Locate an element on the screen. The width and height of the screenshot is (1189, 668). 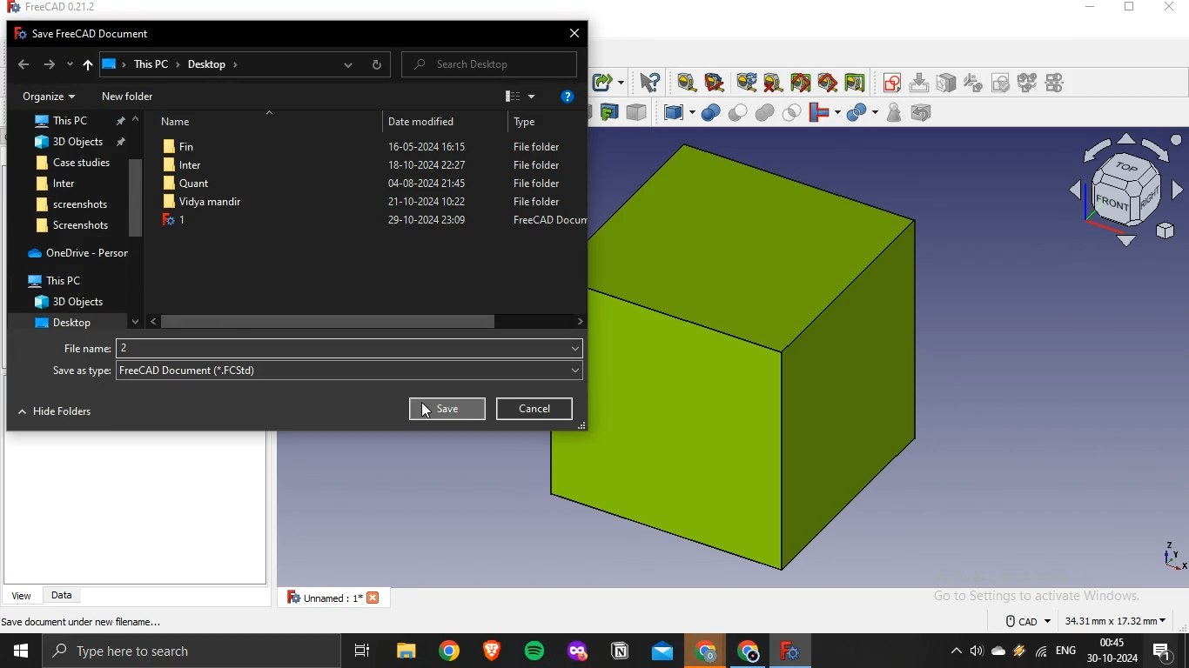
show hidden icons  is located at coordinates (953, 651).